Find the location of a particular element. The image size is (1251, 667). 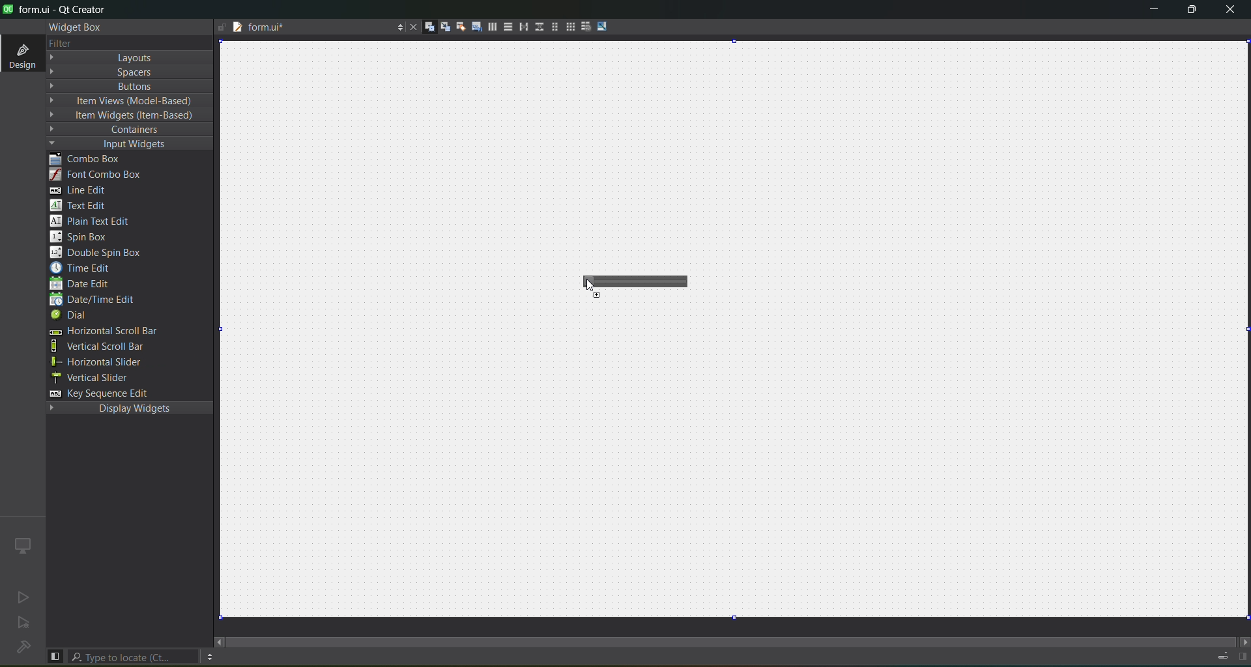

date/edit edit is located at coordinates (94, 300).